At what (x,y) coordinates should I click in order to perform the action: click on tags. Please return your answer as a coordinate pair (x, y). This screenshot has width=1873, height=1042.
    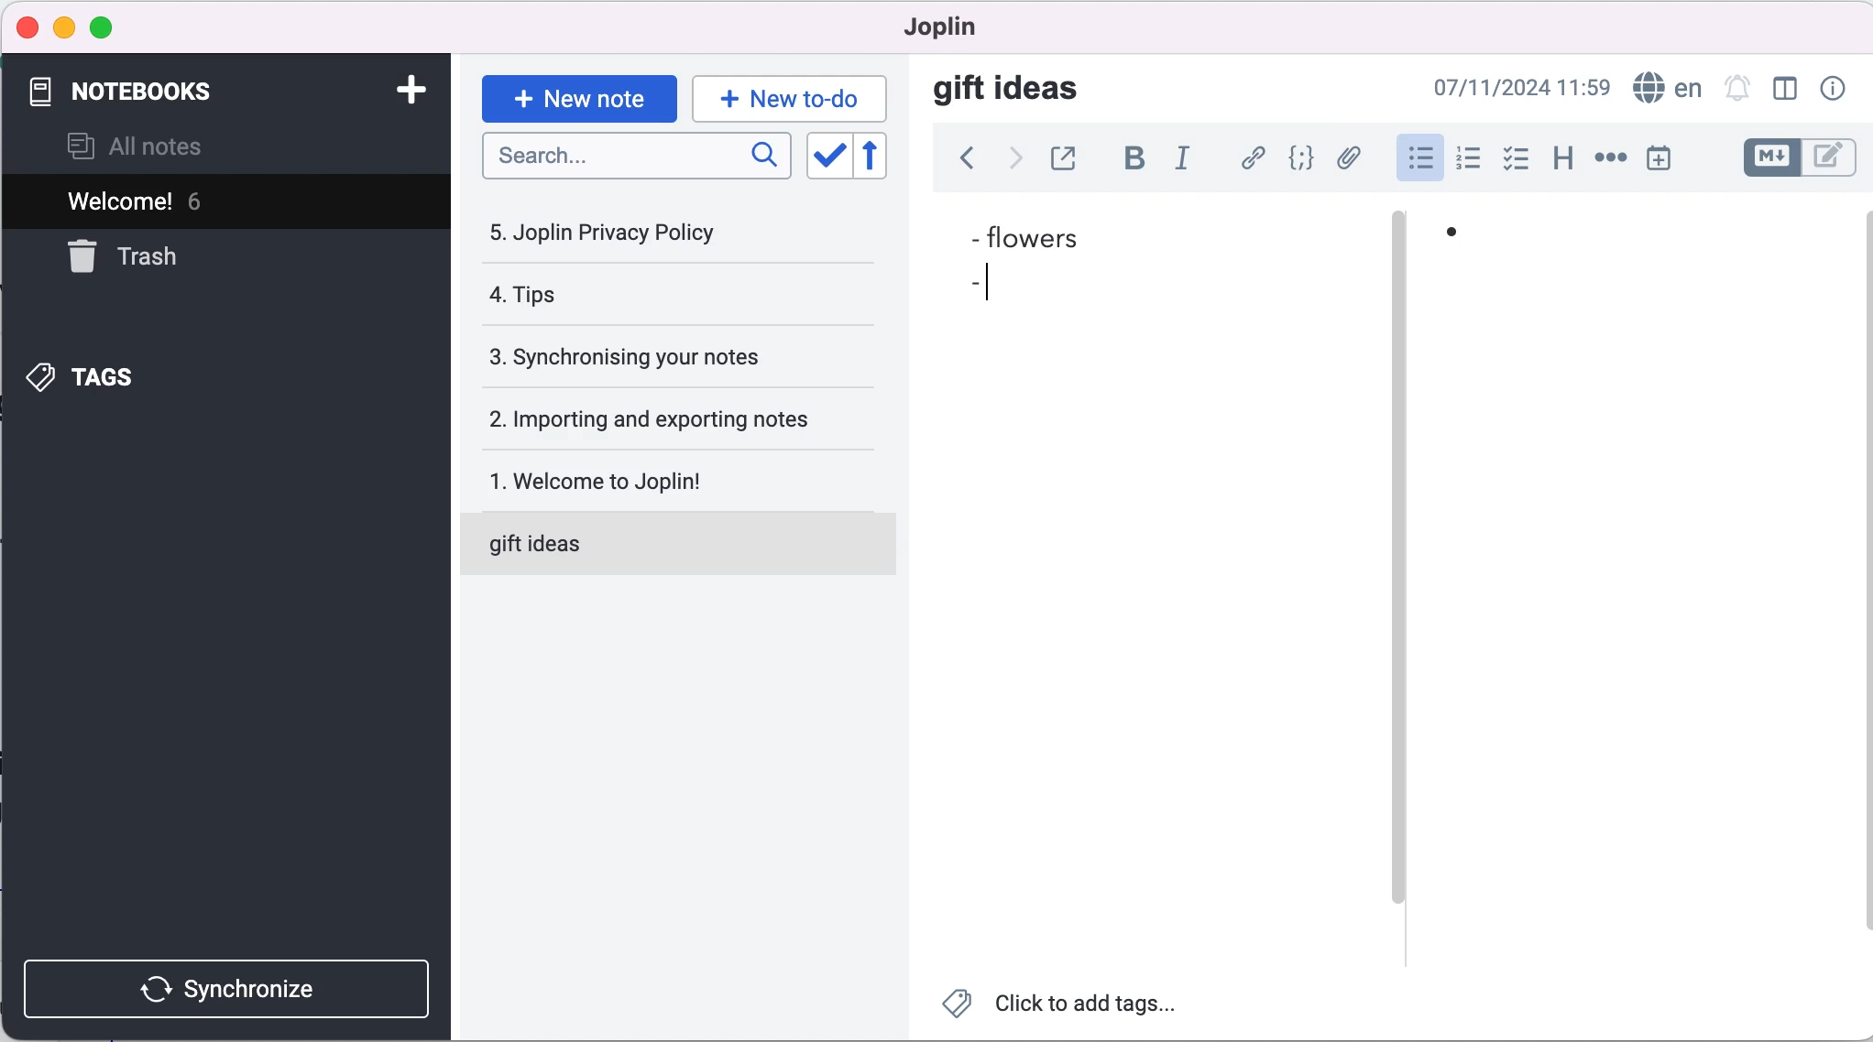
    Looking at the image, I should click on (100, 375).